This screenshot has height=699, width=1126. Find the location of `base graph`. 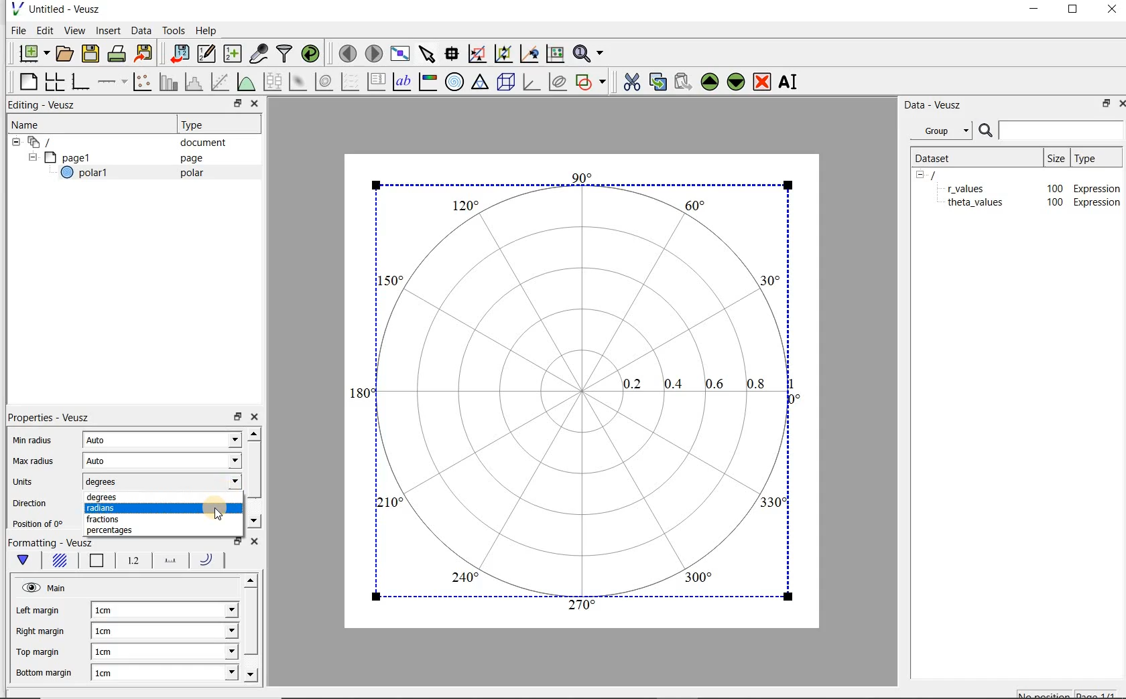

base graph is located at coordinates (80, 82).